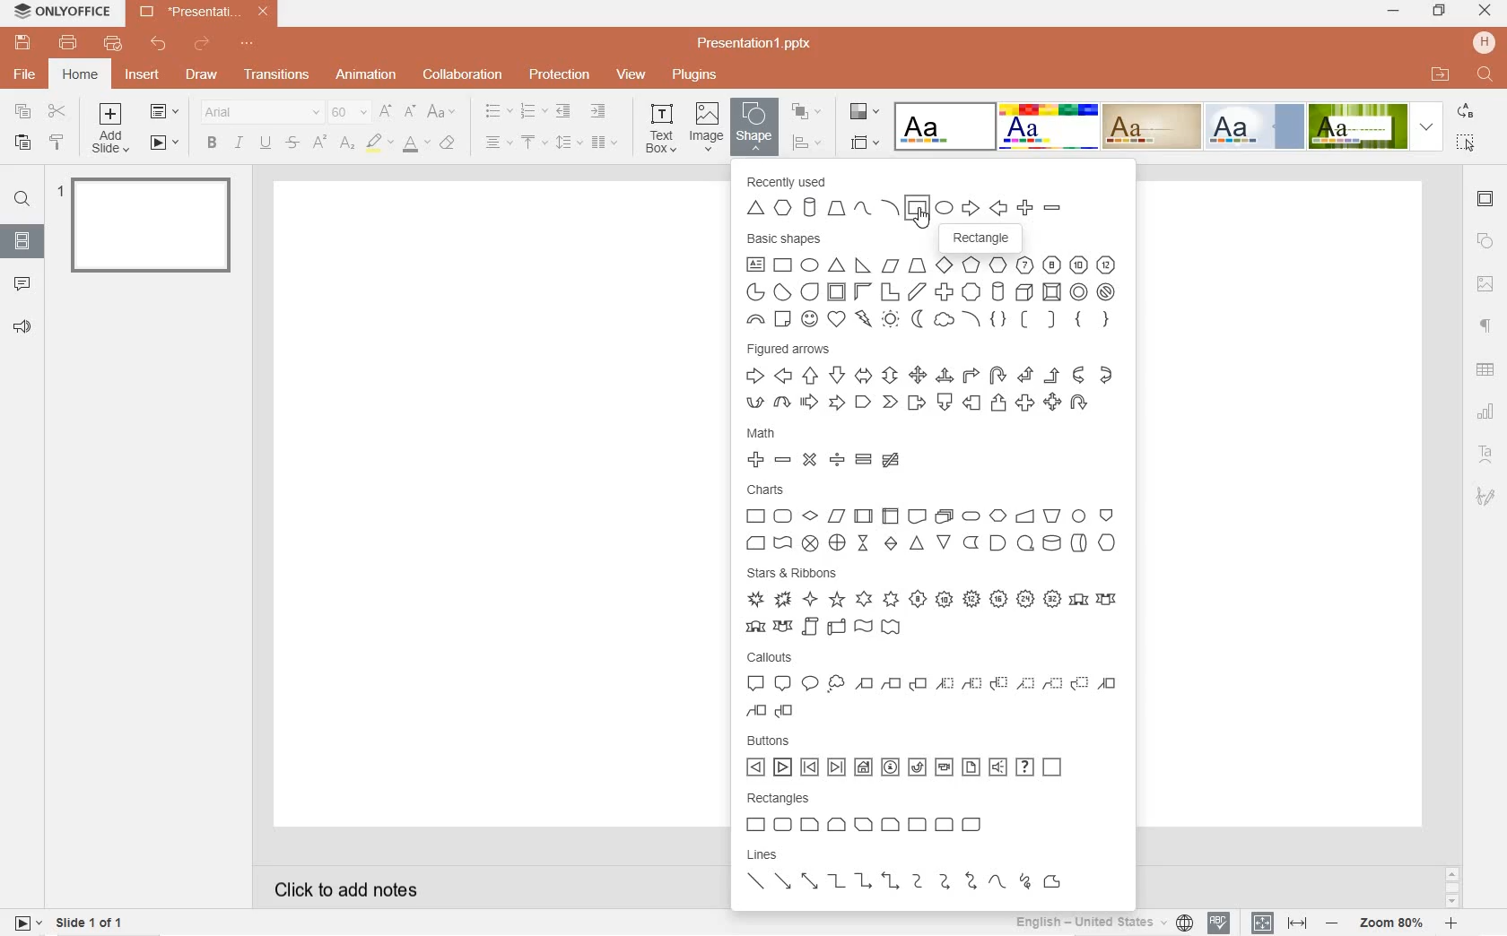  What do you see at coordinates (784, 825) in the screenshot?
I see `Rounded Rectangle` at bounding box center [784, 825].